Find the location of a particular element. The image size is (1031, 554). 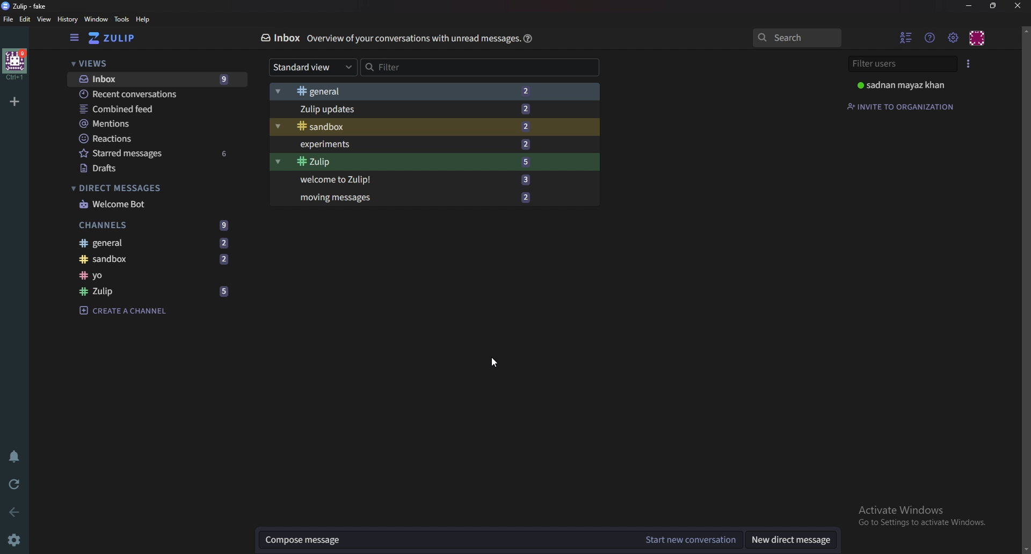

drafts is located at coordinates (156, 168).